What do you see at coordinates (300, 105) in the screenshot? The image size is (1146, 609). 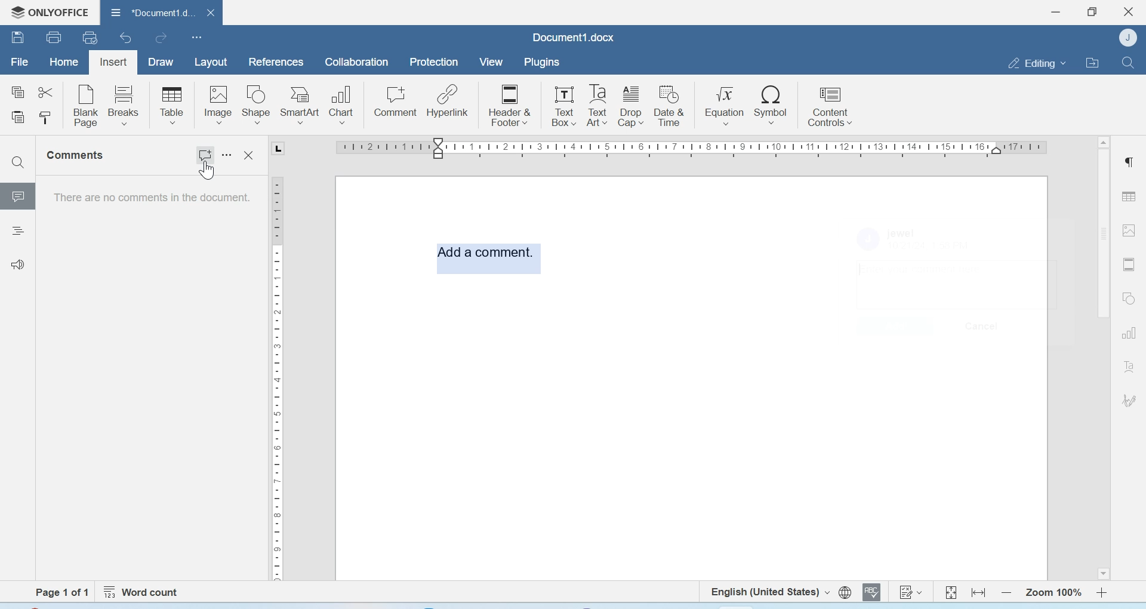 I see `SmartArt` at bounding box center [300, 105].